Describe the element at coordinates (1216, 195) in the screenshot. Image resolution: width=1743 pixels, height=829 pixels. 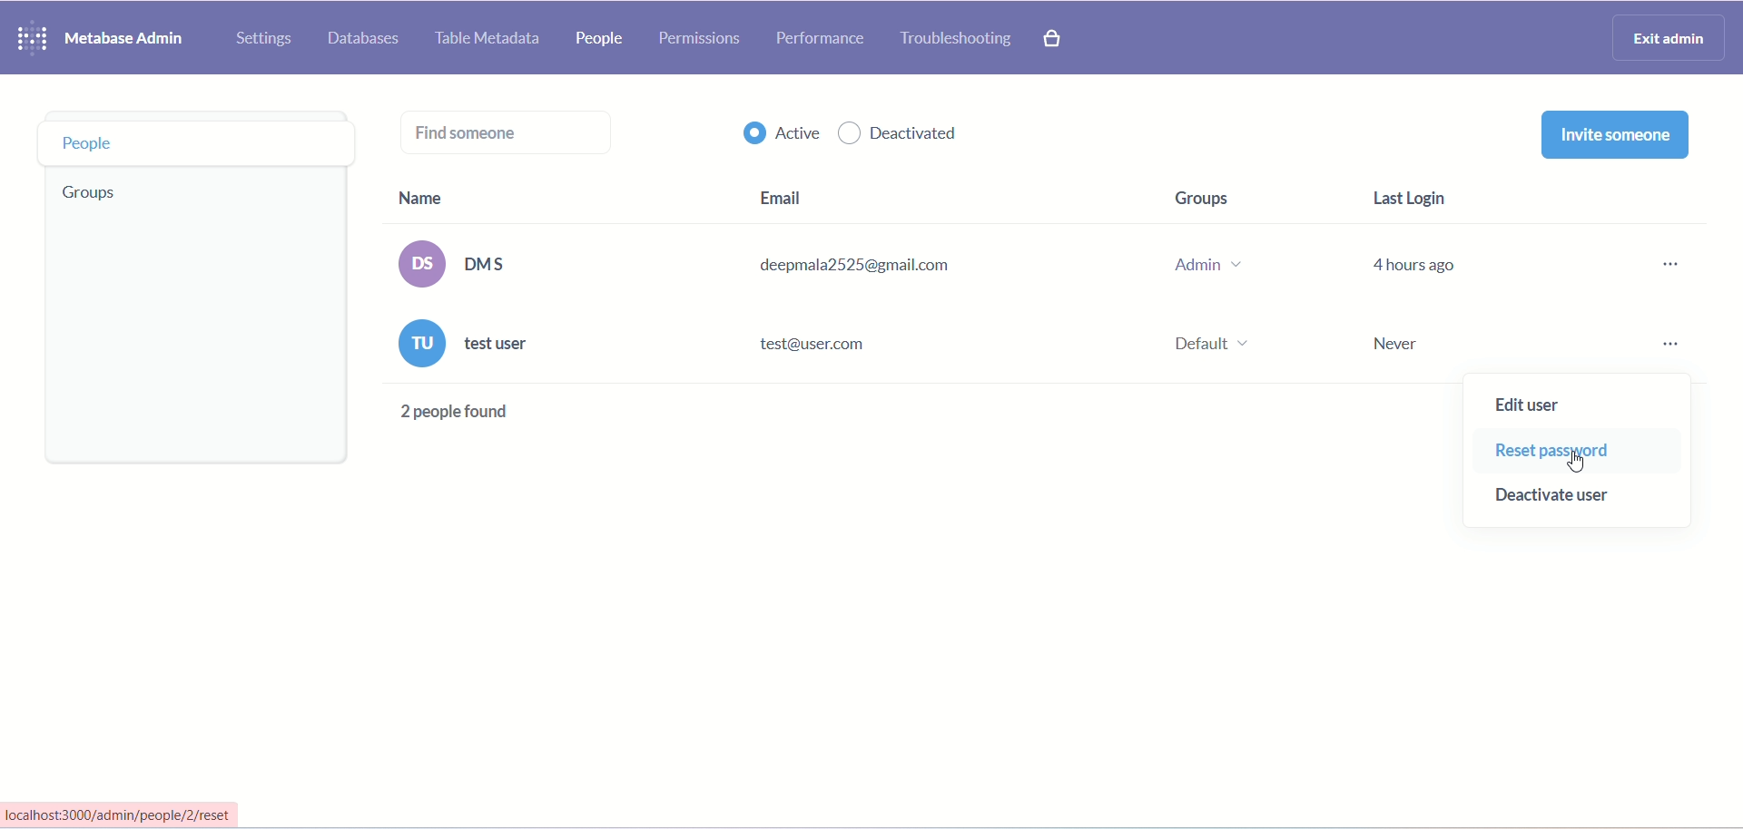
I see `groups` at that location.